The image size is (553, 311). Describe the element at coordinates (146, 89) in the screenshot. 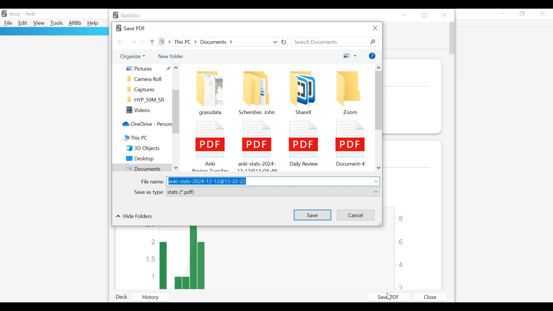

I see `Folder` at that location.